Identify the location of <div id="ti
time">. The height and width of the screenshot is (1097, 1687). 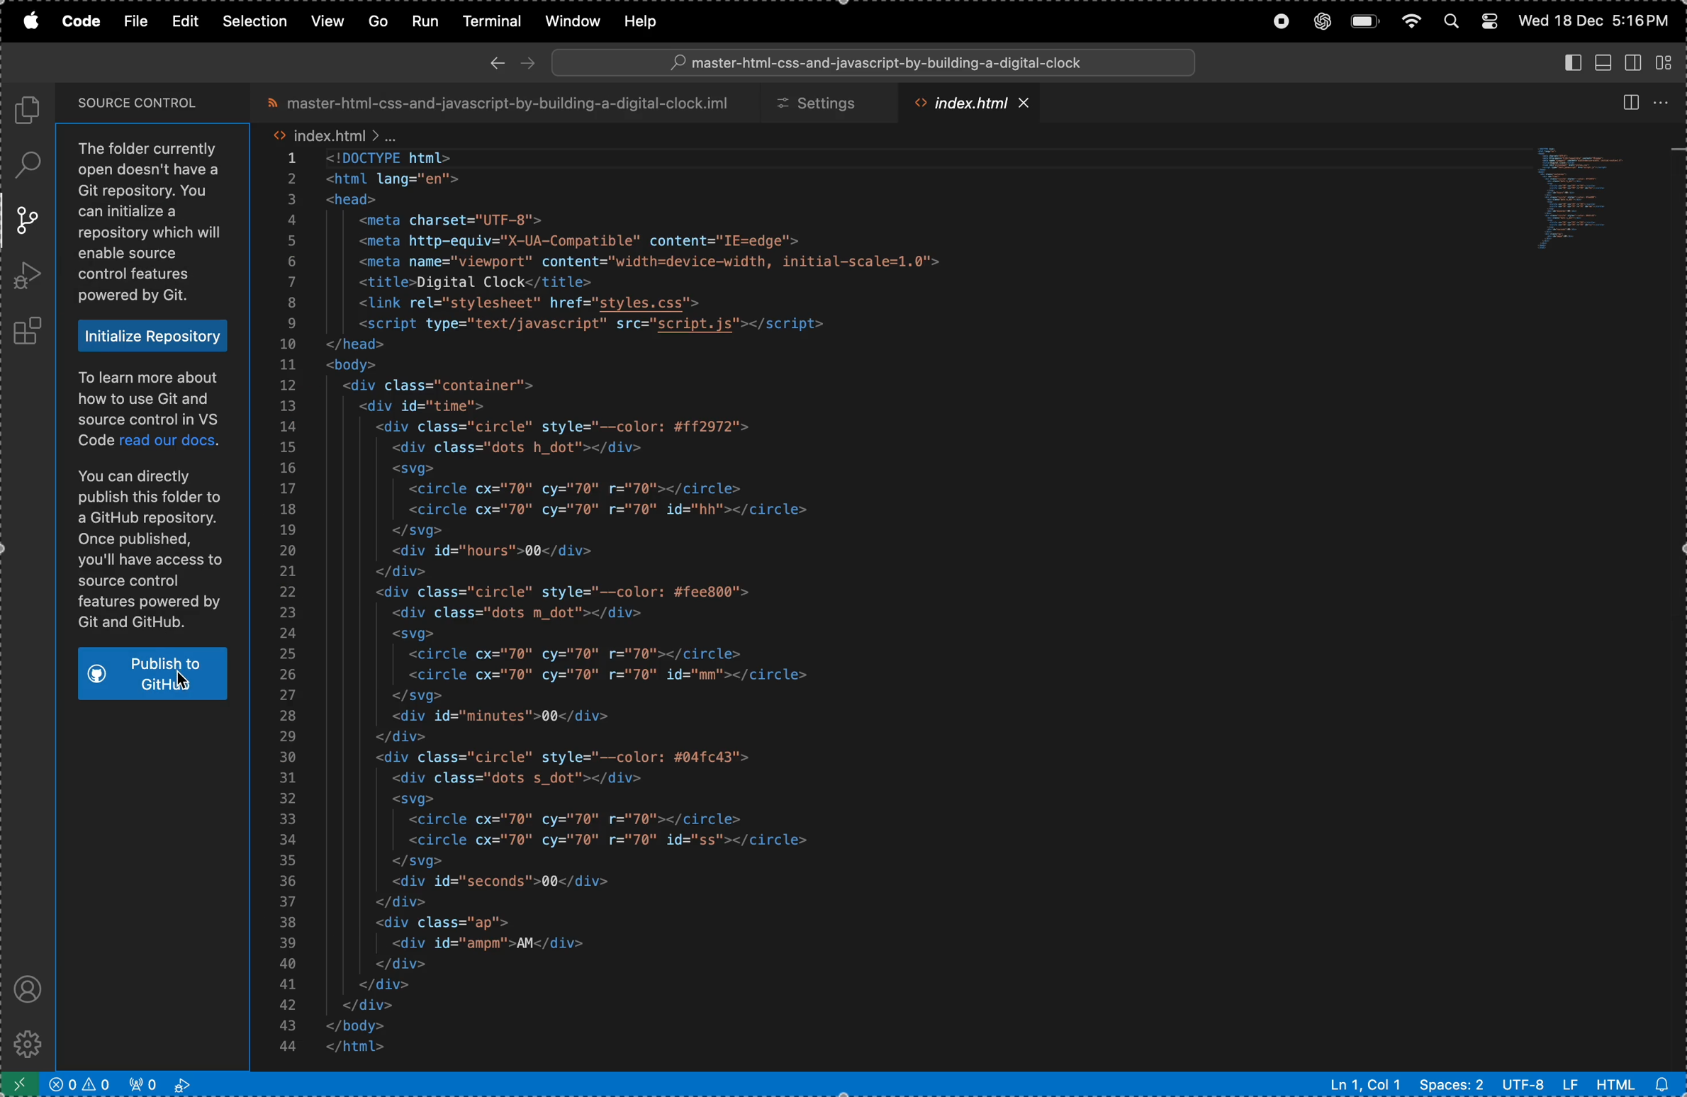
(434, 406).